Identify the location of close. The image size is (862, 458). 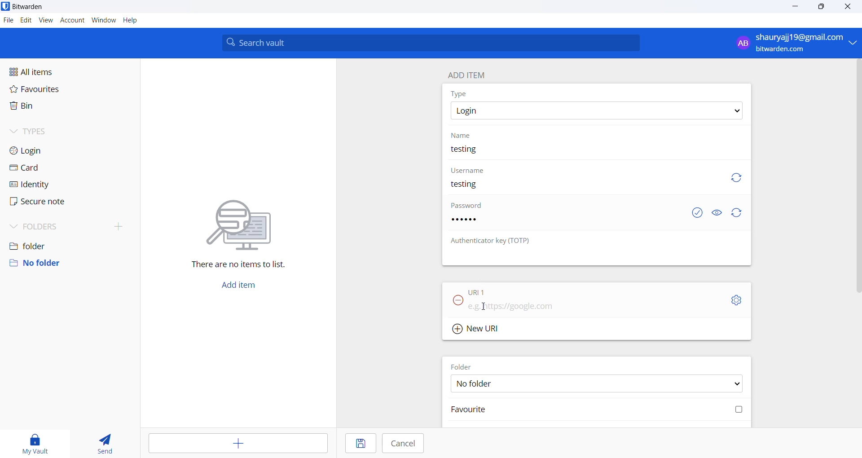
(846, 6).